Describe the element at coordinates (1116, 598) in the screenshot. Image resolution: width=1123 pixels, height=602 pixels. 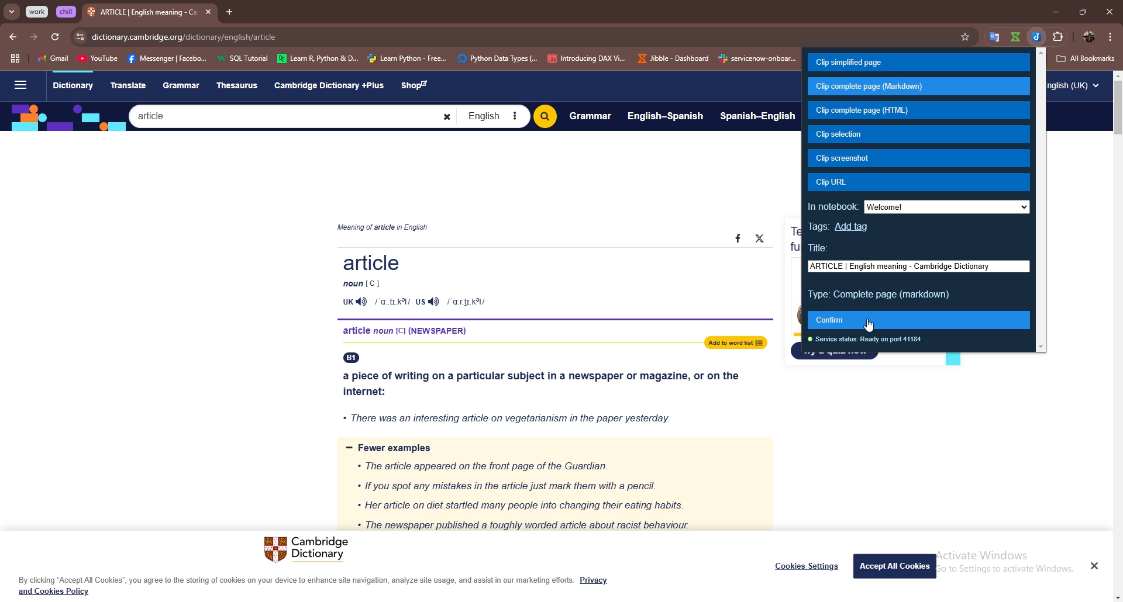
I see `scroll down` at that location.